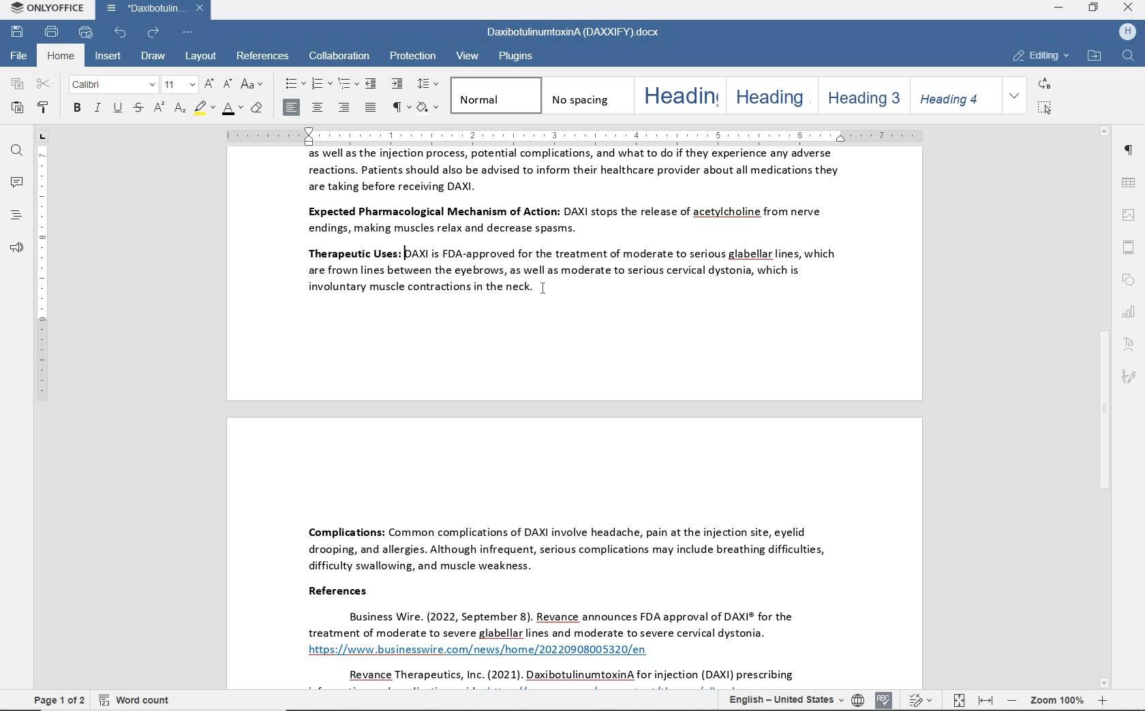 The height and width of the screenshot is (711, 1145). What do you see at coordinates (469, 57) in the screenshot?
I see `view` at bounding box center [469, 57].